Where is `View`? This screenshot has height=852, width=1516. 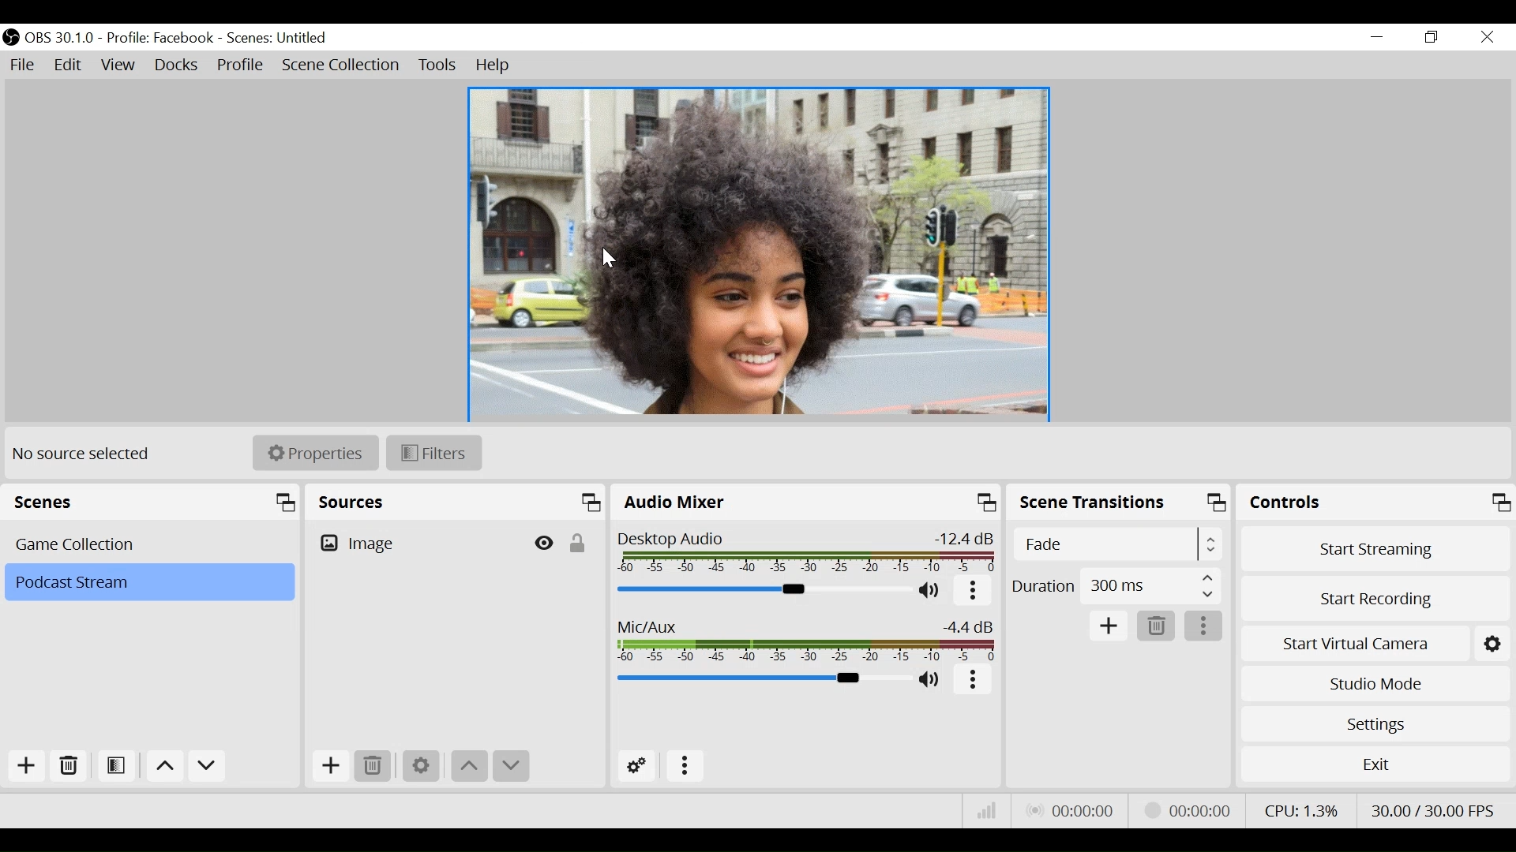
View is located at coordinates (119, 67).